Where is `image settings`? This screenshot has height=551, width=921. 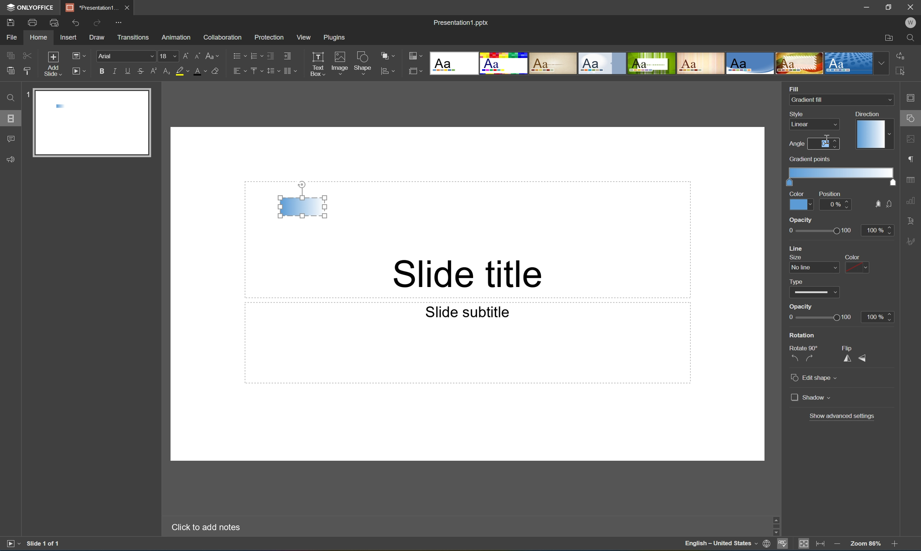 image settings is located at coordinates (912, 140).